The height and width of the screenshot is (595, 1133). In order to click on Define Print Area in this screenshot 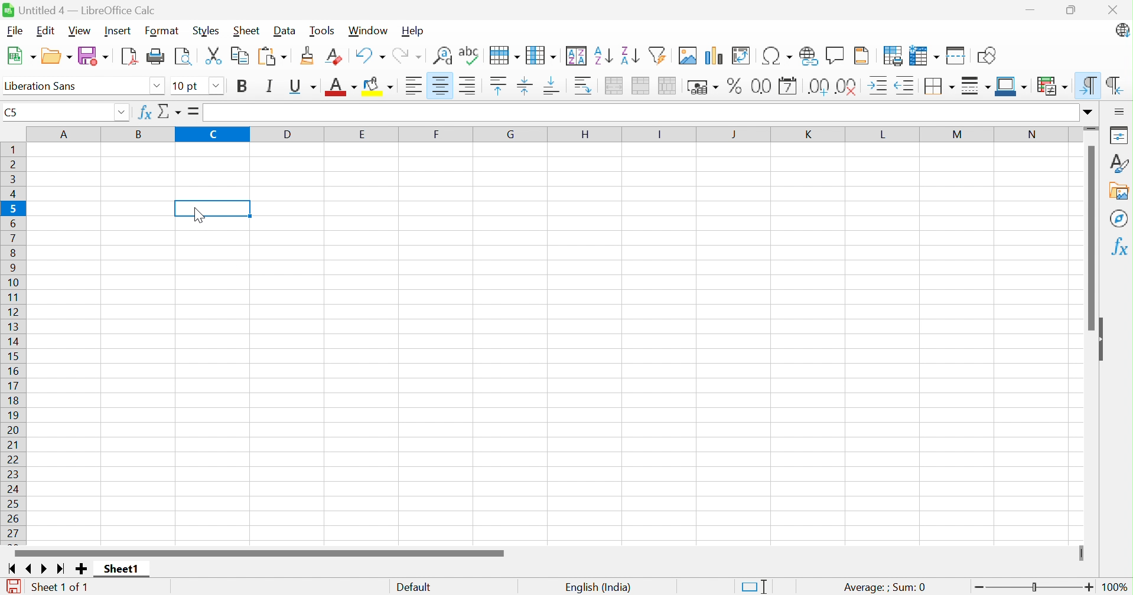, I will do `click(893, 55)`.